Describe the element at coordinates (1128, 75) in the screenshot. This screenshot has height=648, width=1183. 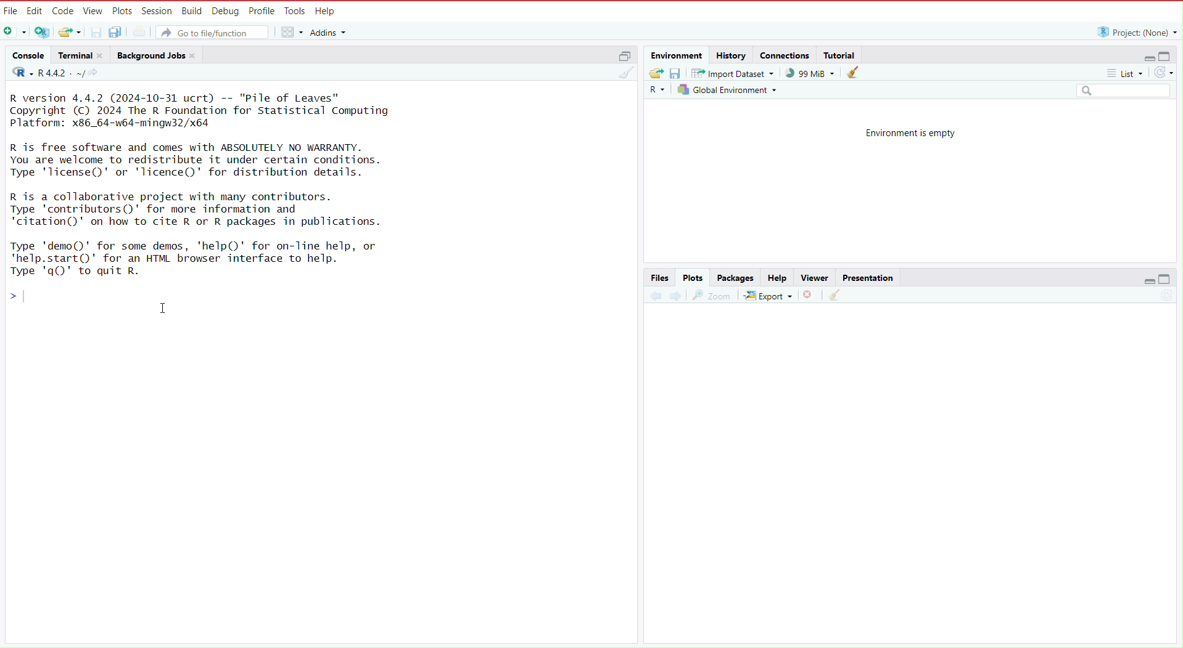
I see `list` at that location.